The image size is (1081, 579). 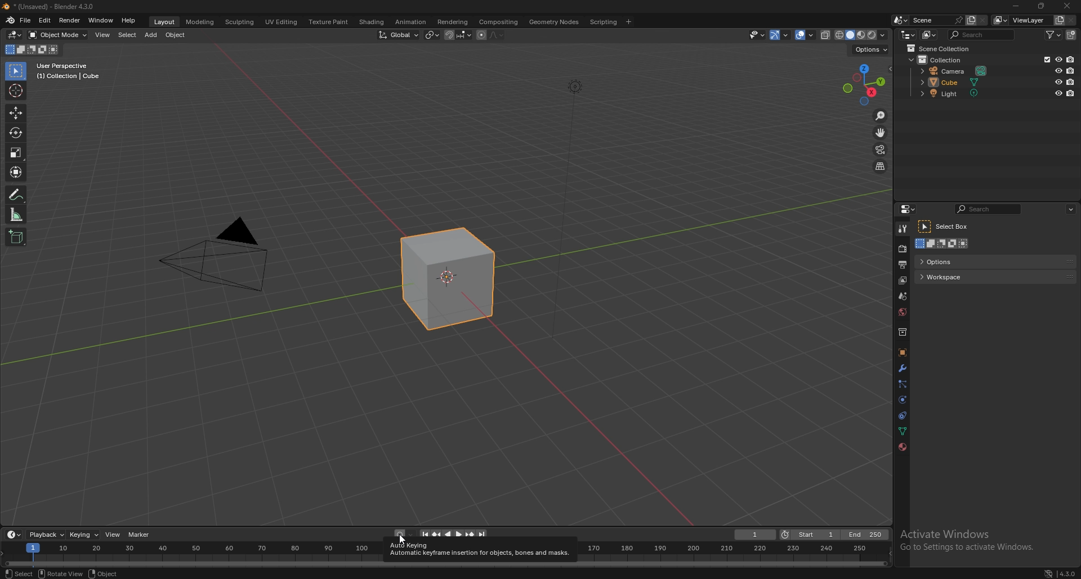 I want to click on Timeline, so click(x=737, y=554).